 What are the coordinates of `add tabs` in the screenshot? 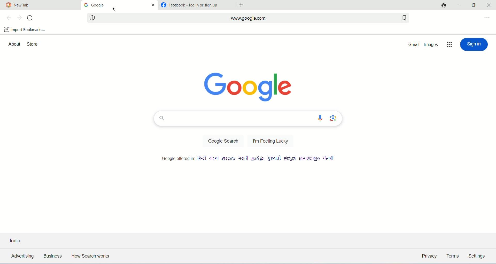 It's located at (241, 5).